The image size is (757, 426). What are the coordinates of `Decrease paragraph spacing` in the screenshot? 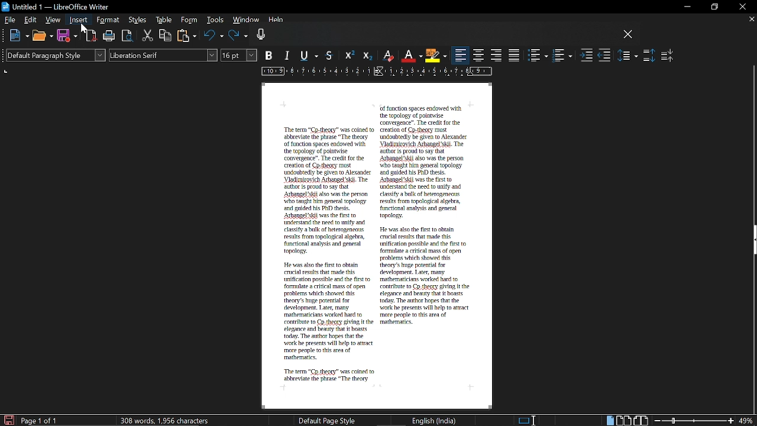 It's located at (668, 55).